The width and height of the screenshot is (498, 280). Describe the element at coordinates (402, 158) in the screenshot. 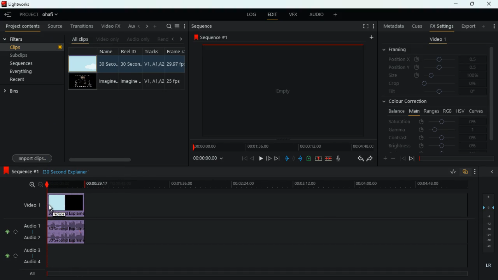

I see `back` at that location.